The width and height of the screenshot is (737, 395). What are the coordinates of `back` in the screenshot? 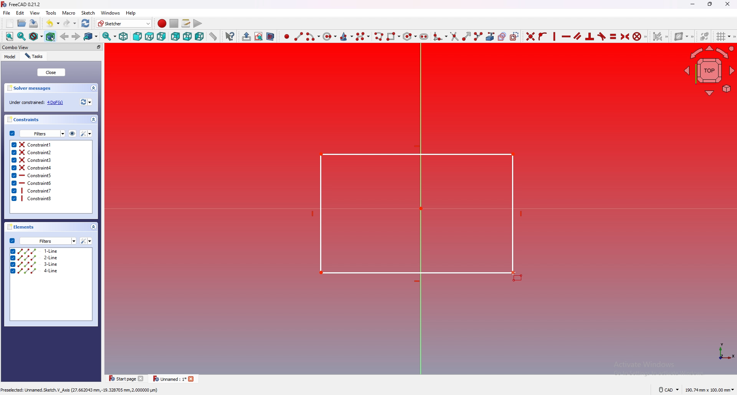 It's located at (64, 36).